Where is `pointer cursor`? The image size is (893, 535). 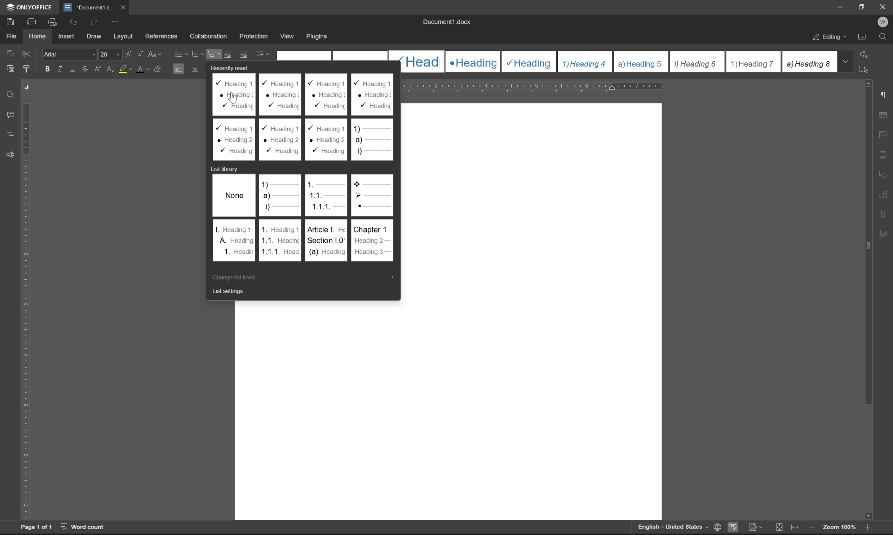 pointer cursor is located at coordinates (233, 98).